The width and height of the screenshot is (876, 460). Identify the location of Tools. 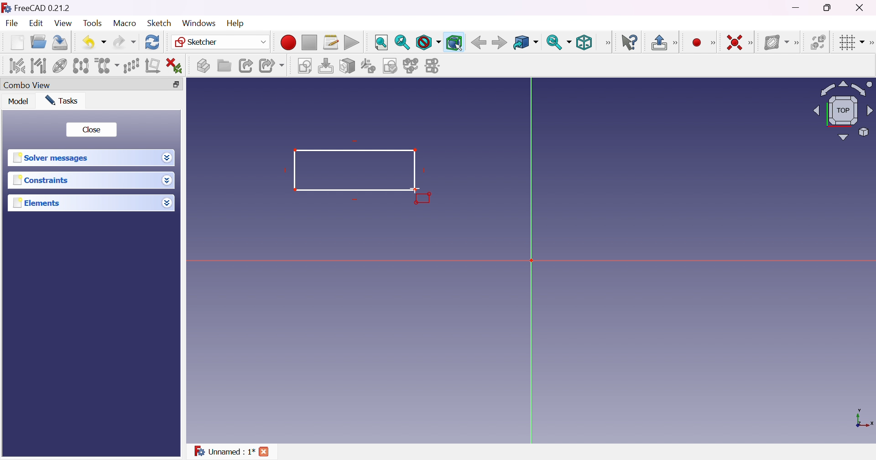
(93, 23).